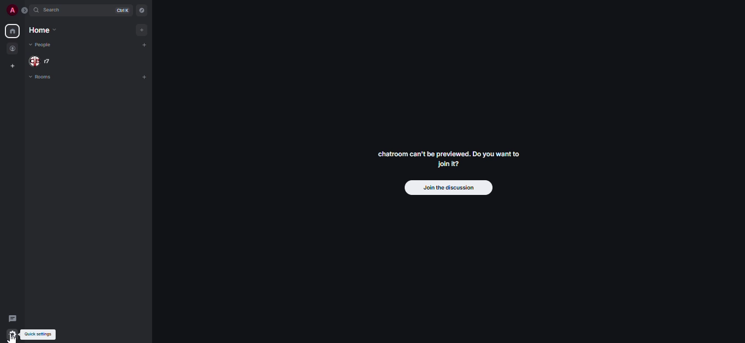 This screenshot has height=343, width=745. What do you see at coordinates (120, 10) in the screenshot?
I see `ctrl K` at bounding box center [120, 10].